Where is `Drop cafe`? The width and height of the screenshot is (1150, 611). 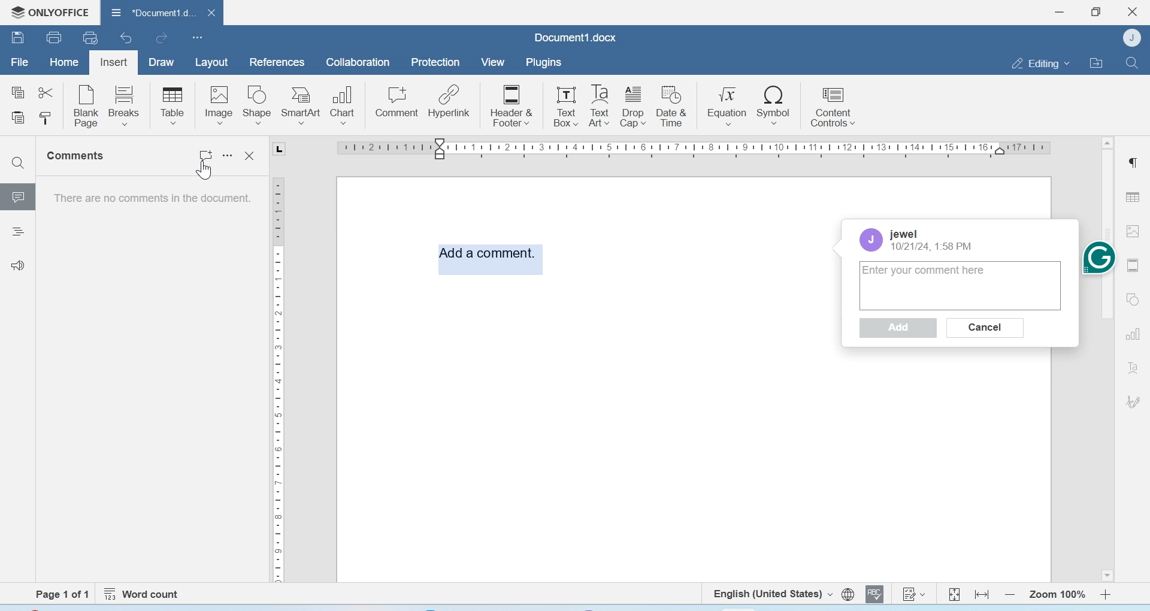
Drop cafe is located at coordinates (634, 105).